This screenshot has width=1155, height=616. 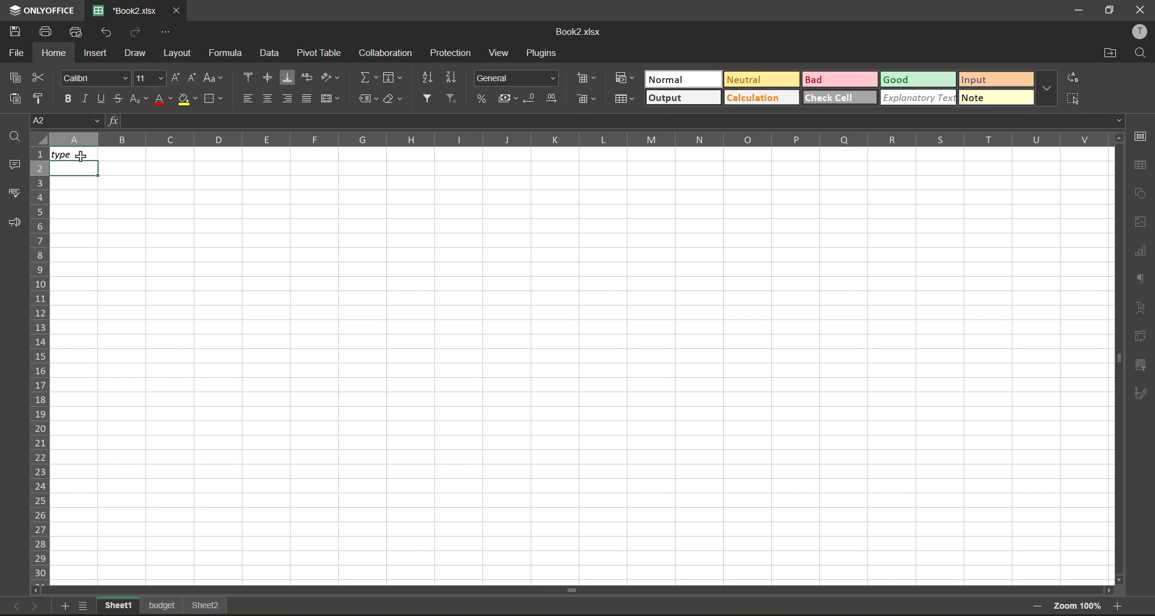 I want to click on file, so click(x=19, y=51).